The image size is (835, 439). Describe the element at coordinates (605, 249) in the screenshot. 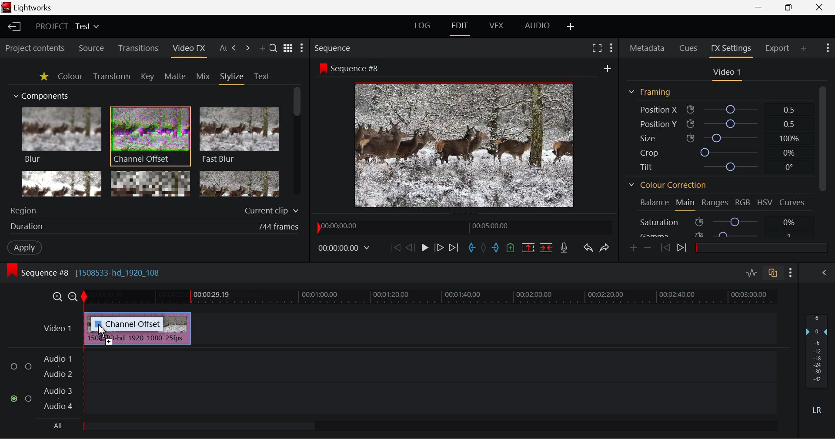

I see `Redo` at that location.